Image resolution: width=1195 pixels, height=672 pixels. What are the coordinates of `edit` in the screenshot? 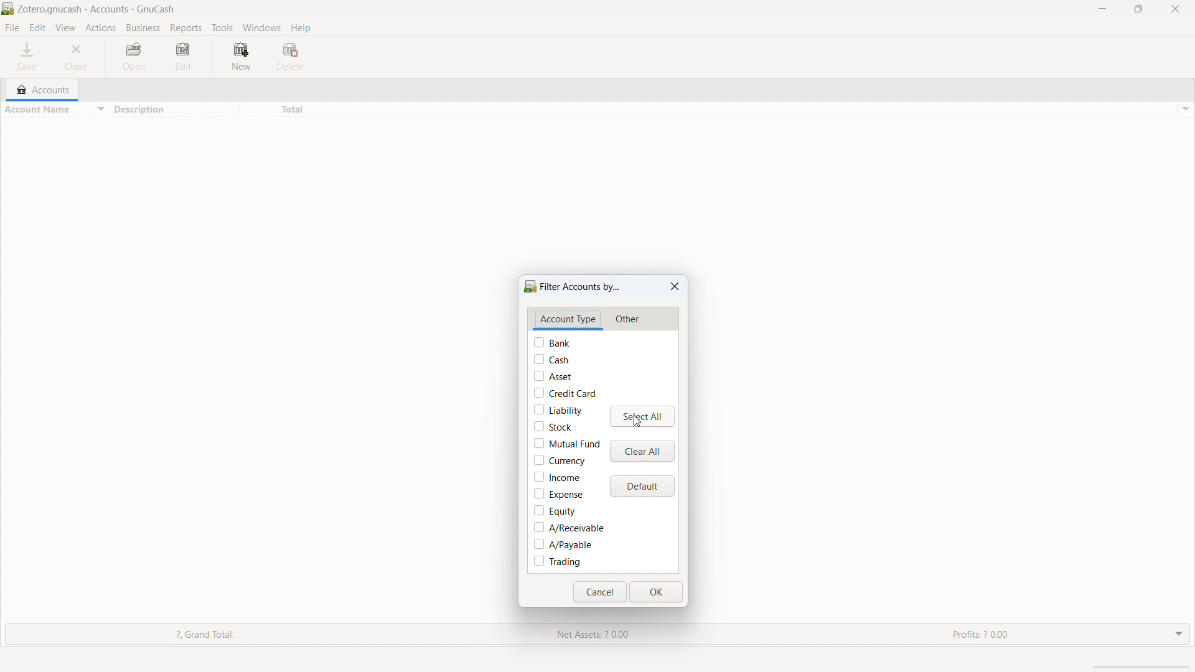 It's located at (38, 27).